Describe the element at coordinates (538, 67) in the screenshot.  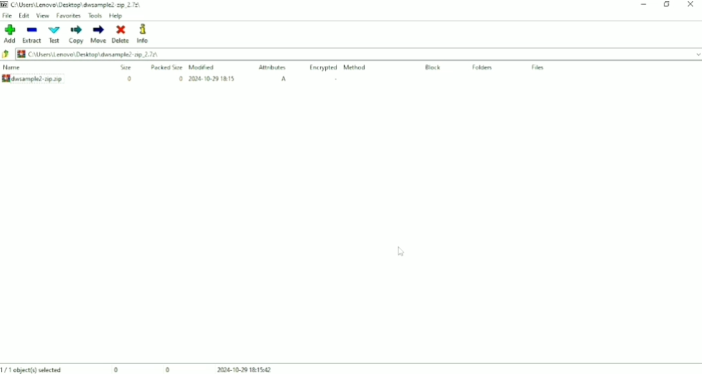
I see `Files` at that location.